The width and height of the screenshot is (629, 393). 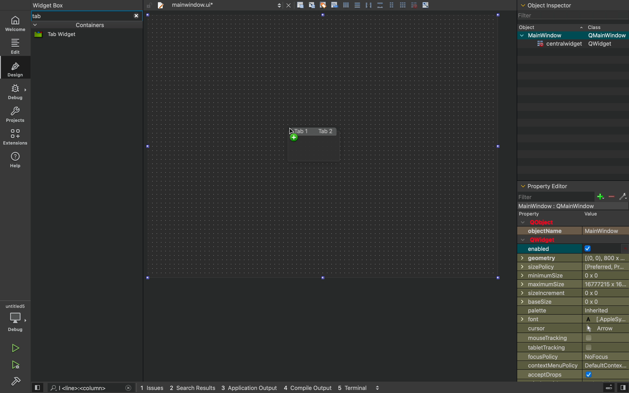 I want to click on property inspector, so click(x=573, y=186).